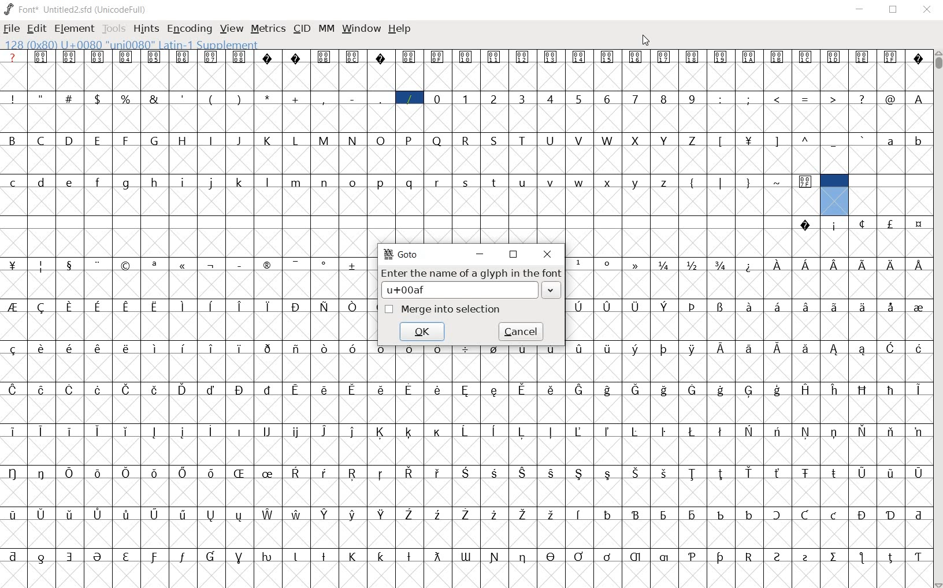  I want to click on Symbol, so click(578, 431).